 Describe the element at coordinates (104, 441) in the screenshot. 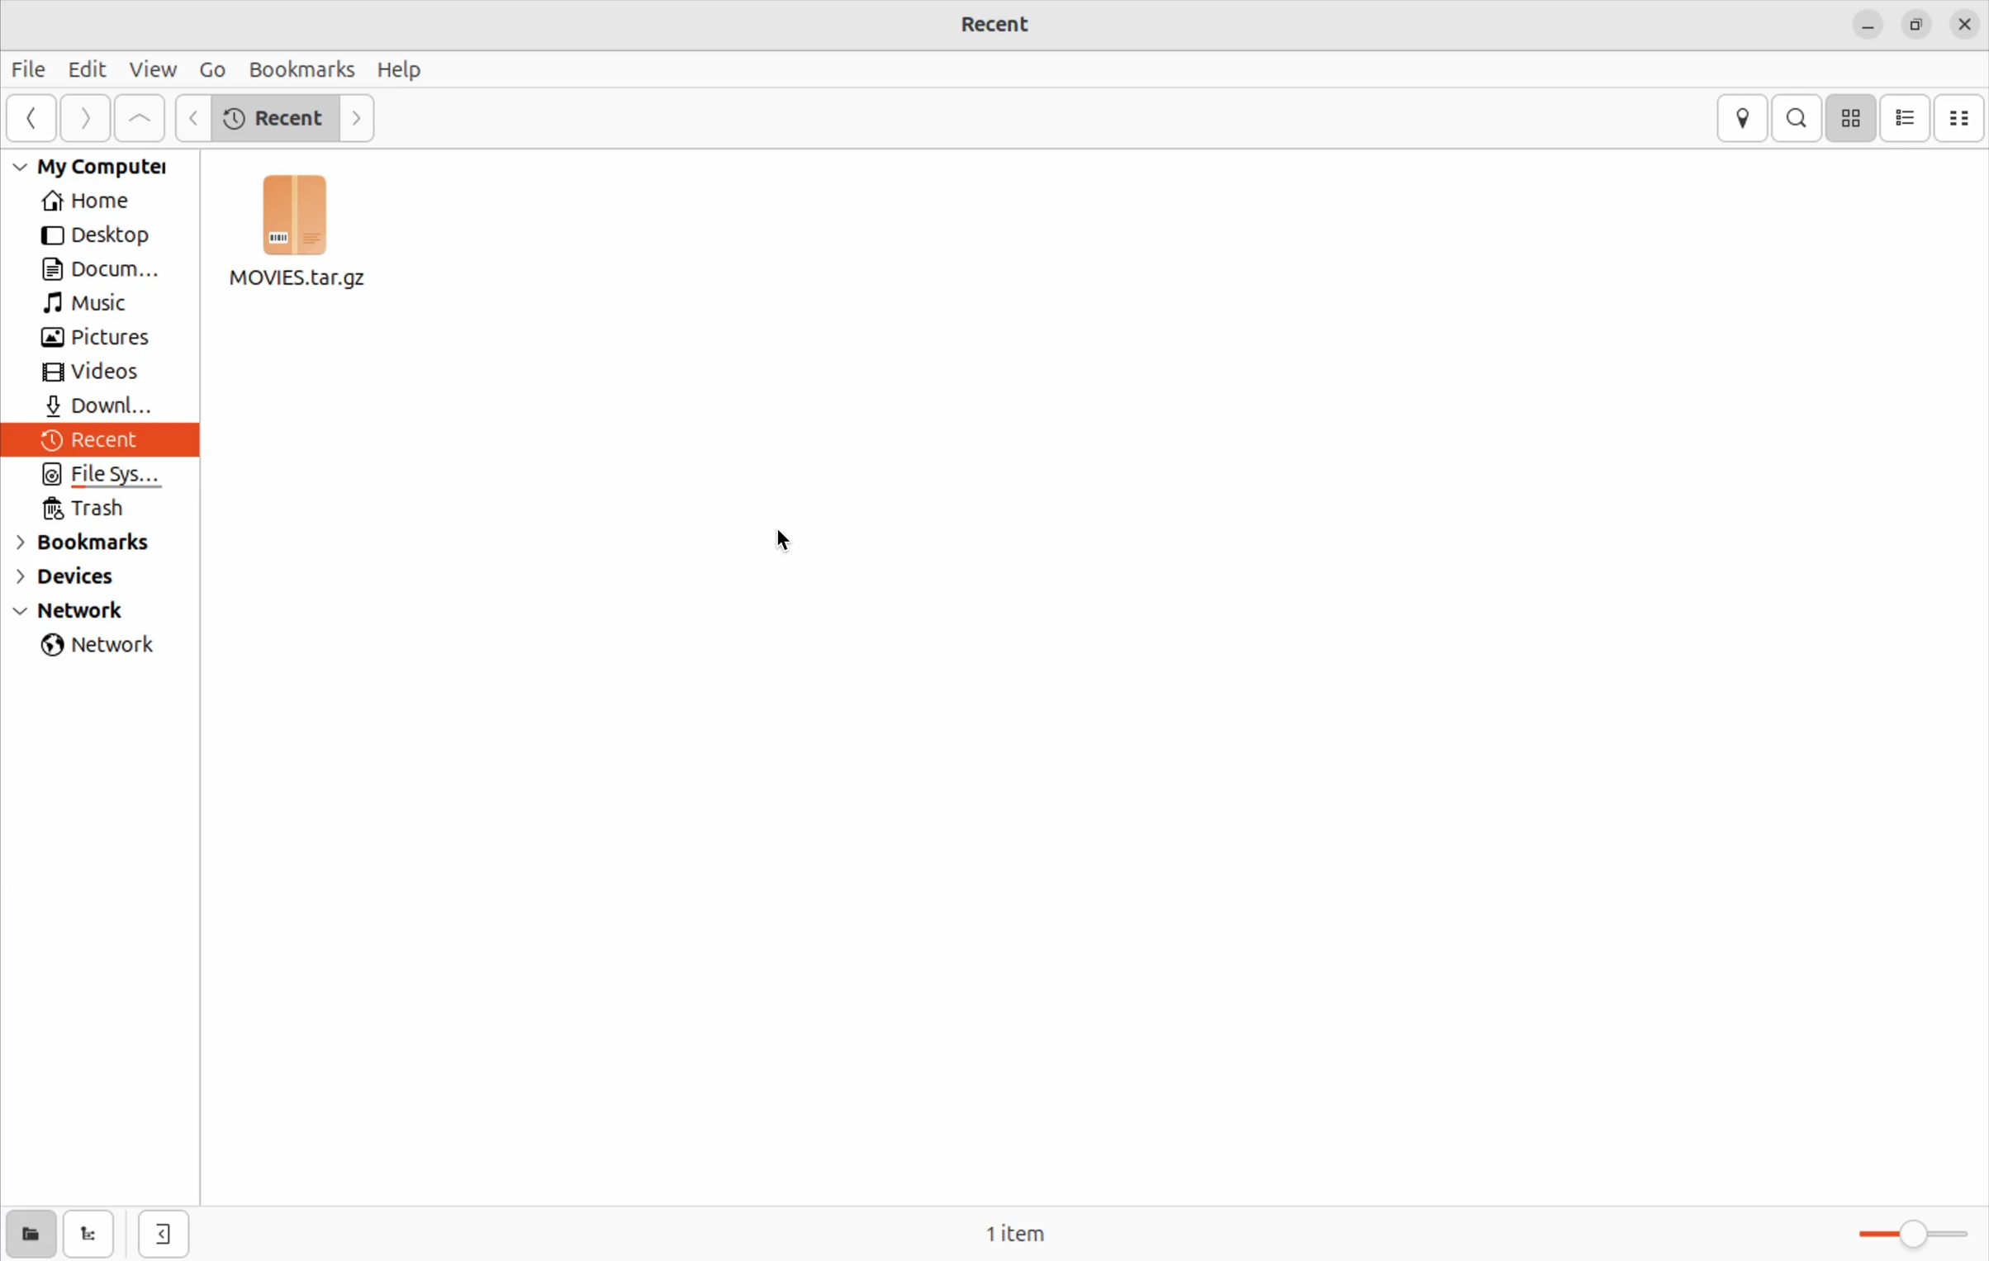

I see `recent` at that location.